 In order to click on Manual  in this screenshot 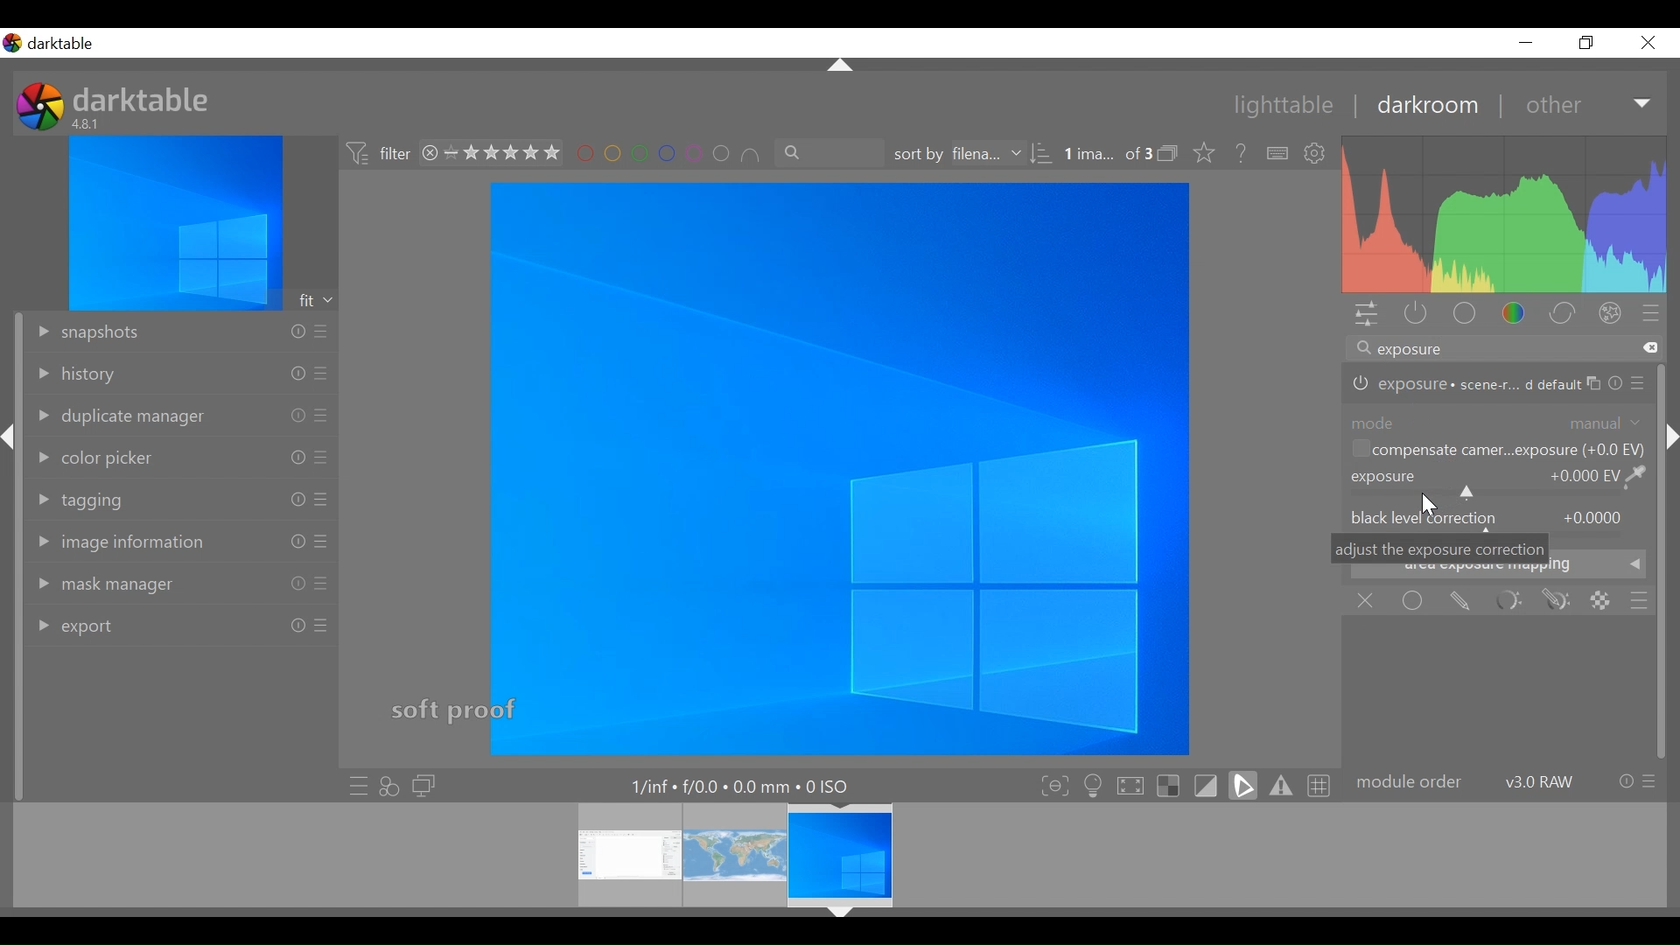, I will do `click(1606, 422)`.